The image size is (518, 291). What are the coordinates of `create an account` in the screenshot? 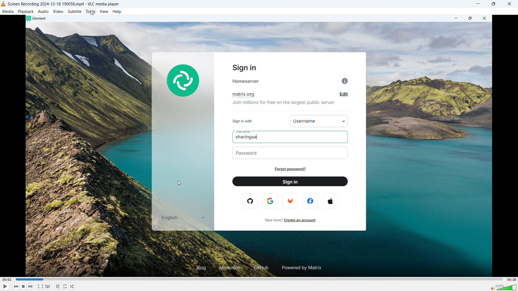 It's located at (304, 220).